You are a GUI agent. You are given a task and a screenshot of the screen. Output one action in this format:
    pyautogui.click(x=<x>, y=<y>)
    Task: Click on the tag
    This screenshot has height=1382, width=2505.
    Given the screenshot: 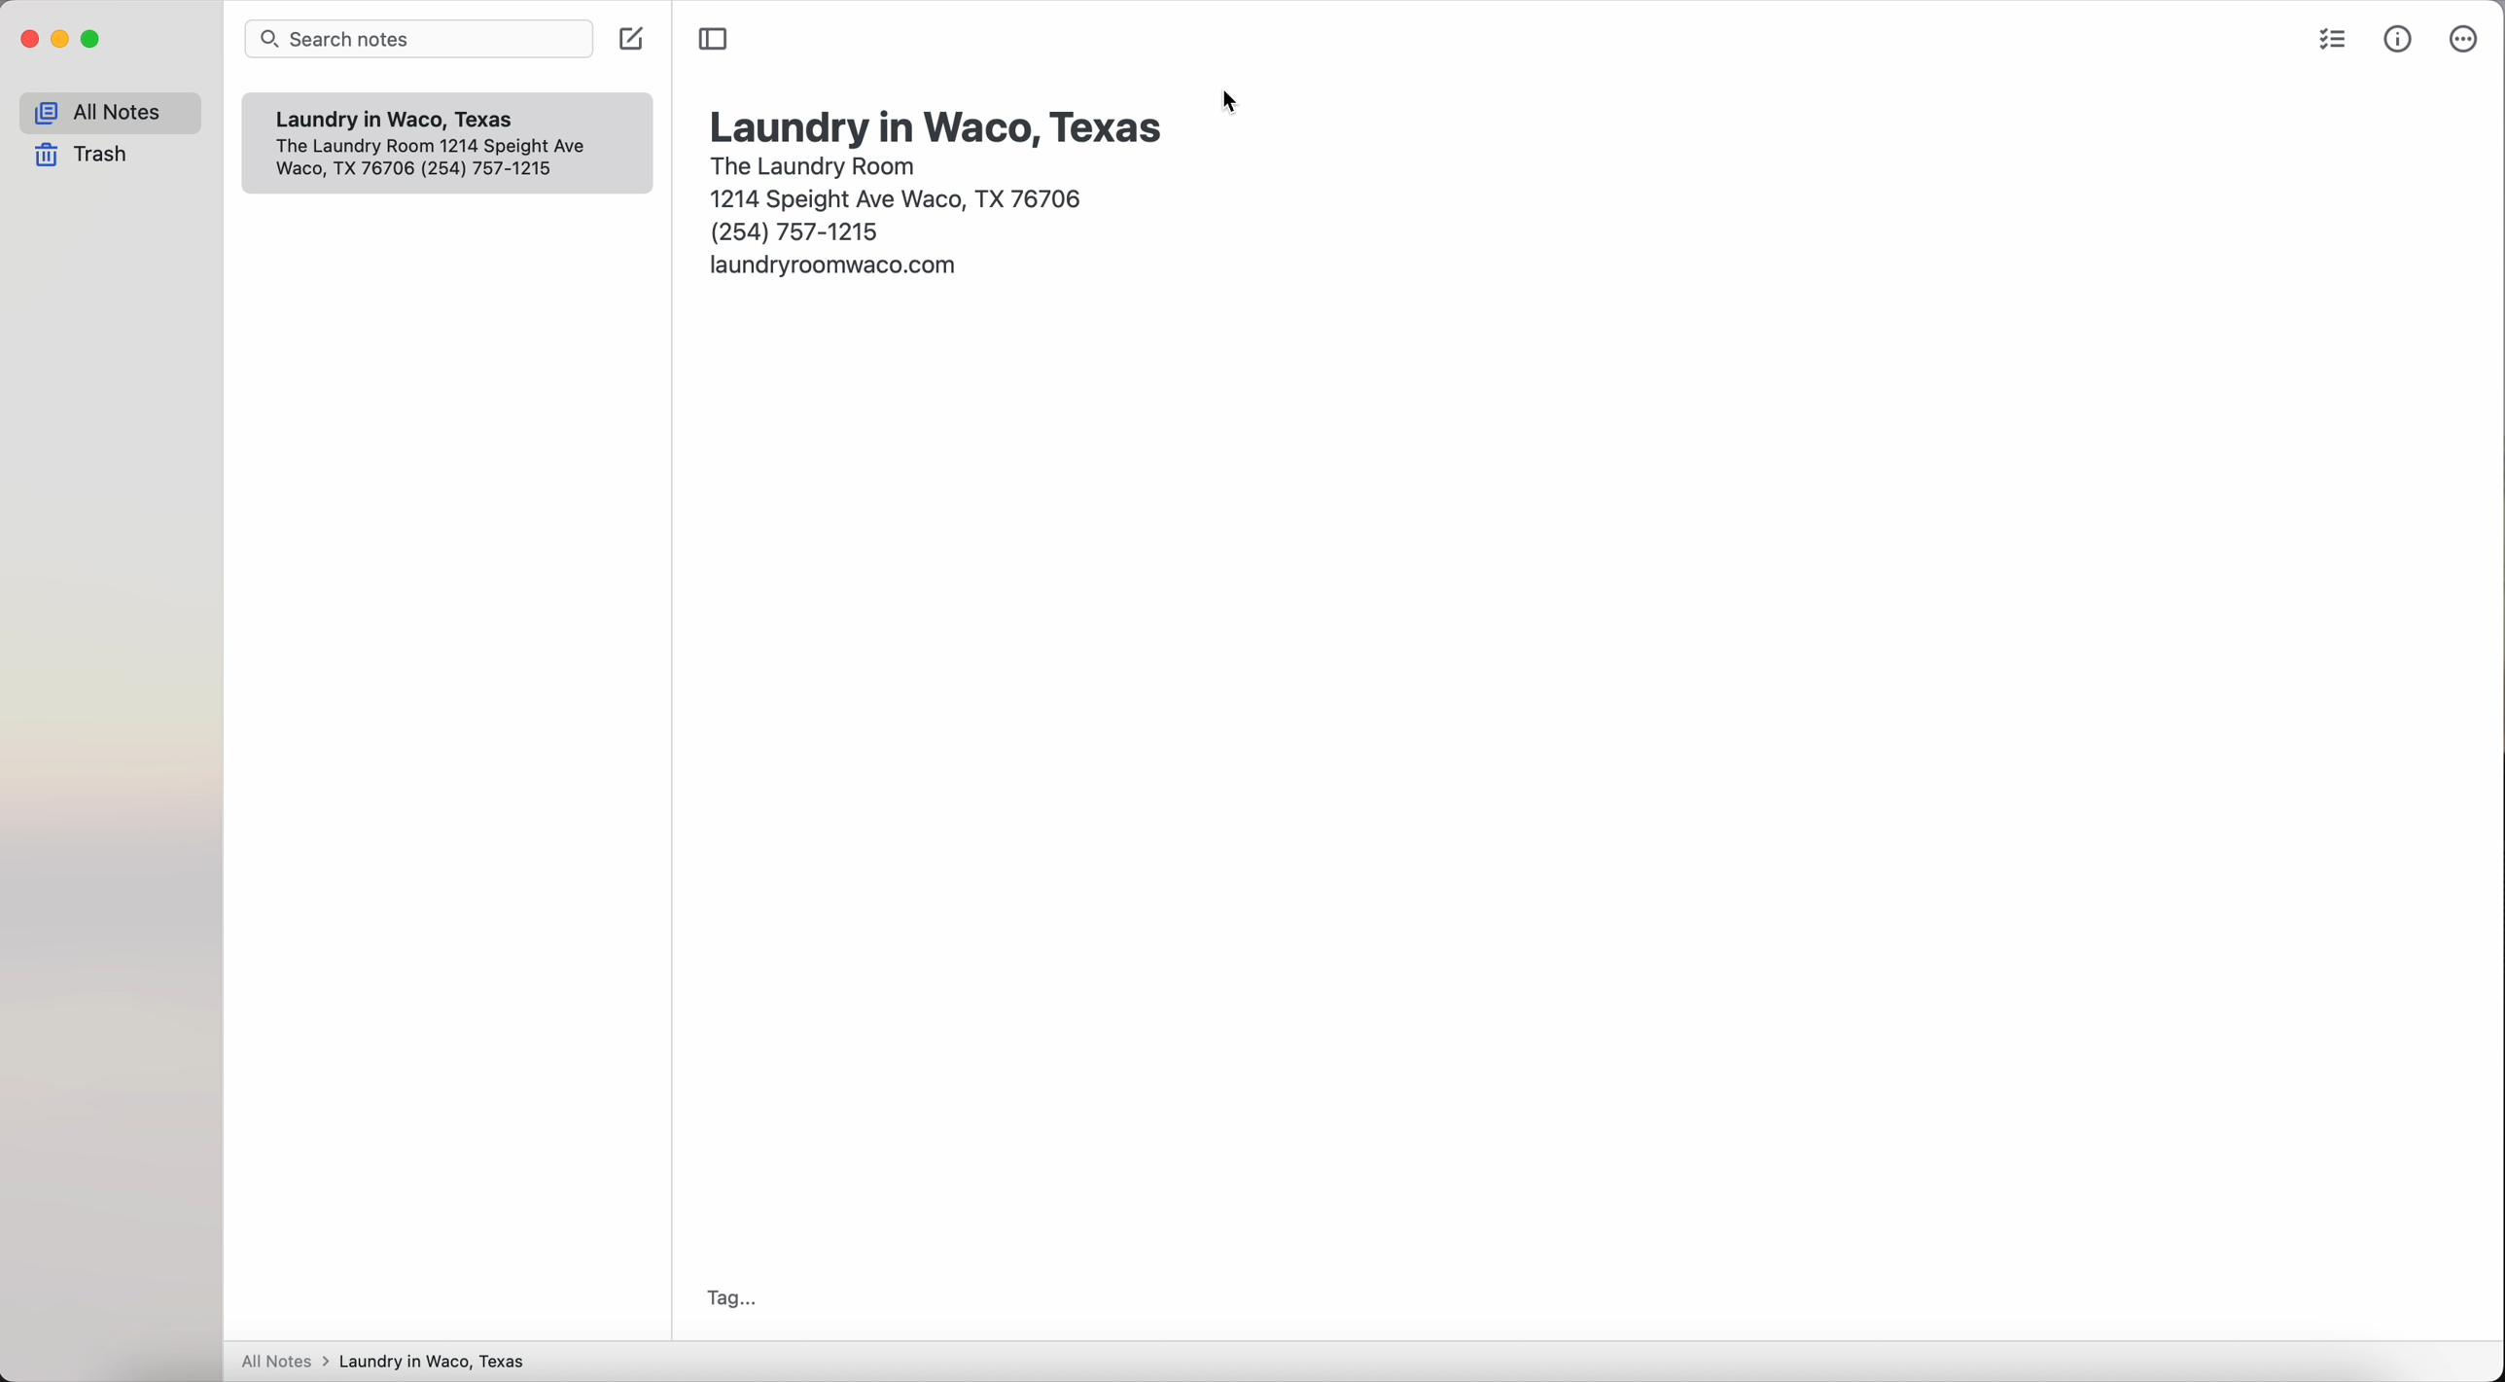 What is the action you would take?
    pyautogui.click(x=725, y=1298)
    